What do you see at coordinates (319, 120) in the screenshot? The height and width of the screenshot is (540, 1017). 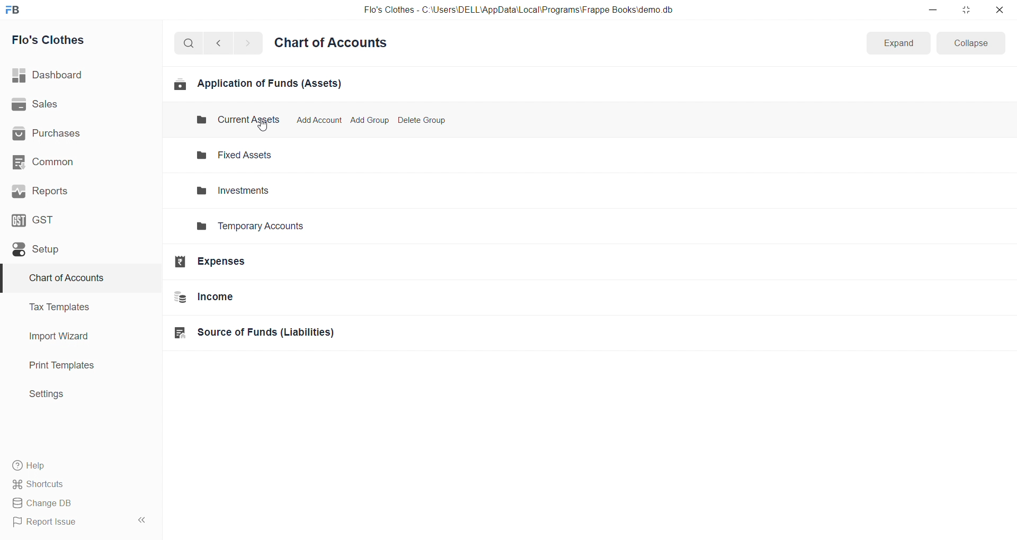 I see `Add Account` at bounding box center [319, 120].